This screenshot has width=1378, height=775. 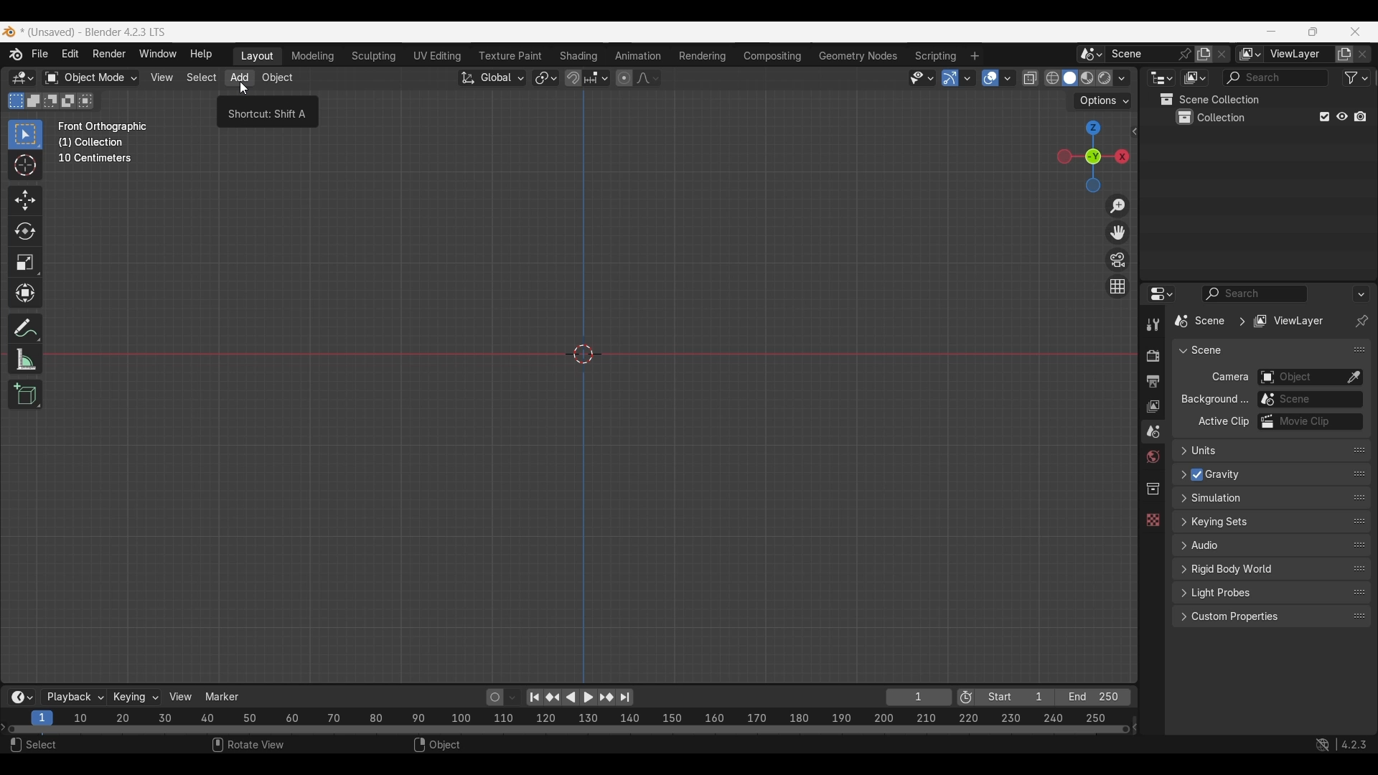 What do you see at coordinates (1261, 545) in the screenshot?
I see `Click to expand Audio` at bounding box center [1261, 545].